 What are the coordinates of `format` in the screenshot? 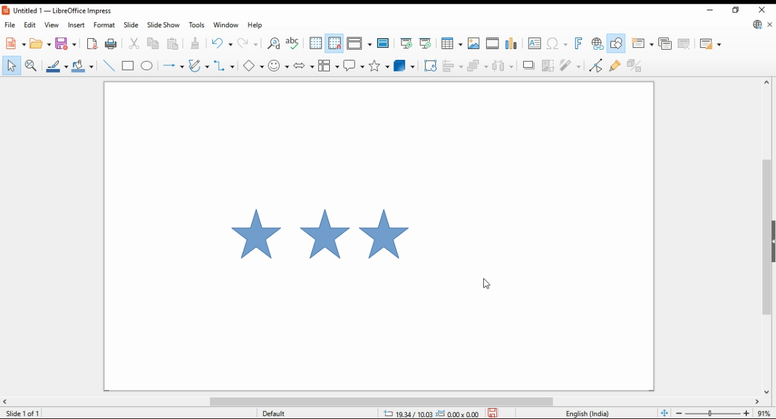 It's located at (105, 24).